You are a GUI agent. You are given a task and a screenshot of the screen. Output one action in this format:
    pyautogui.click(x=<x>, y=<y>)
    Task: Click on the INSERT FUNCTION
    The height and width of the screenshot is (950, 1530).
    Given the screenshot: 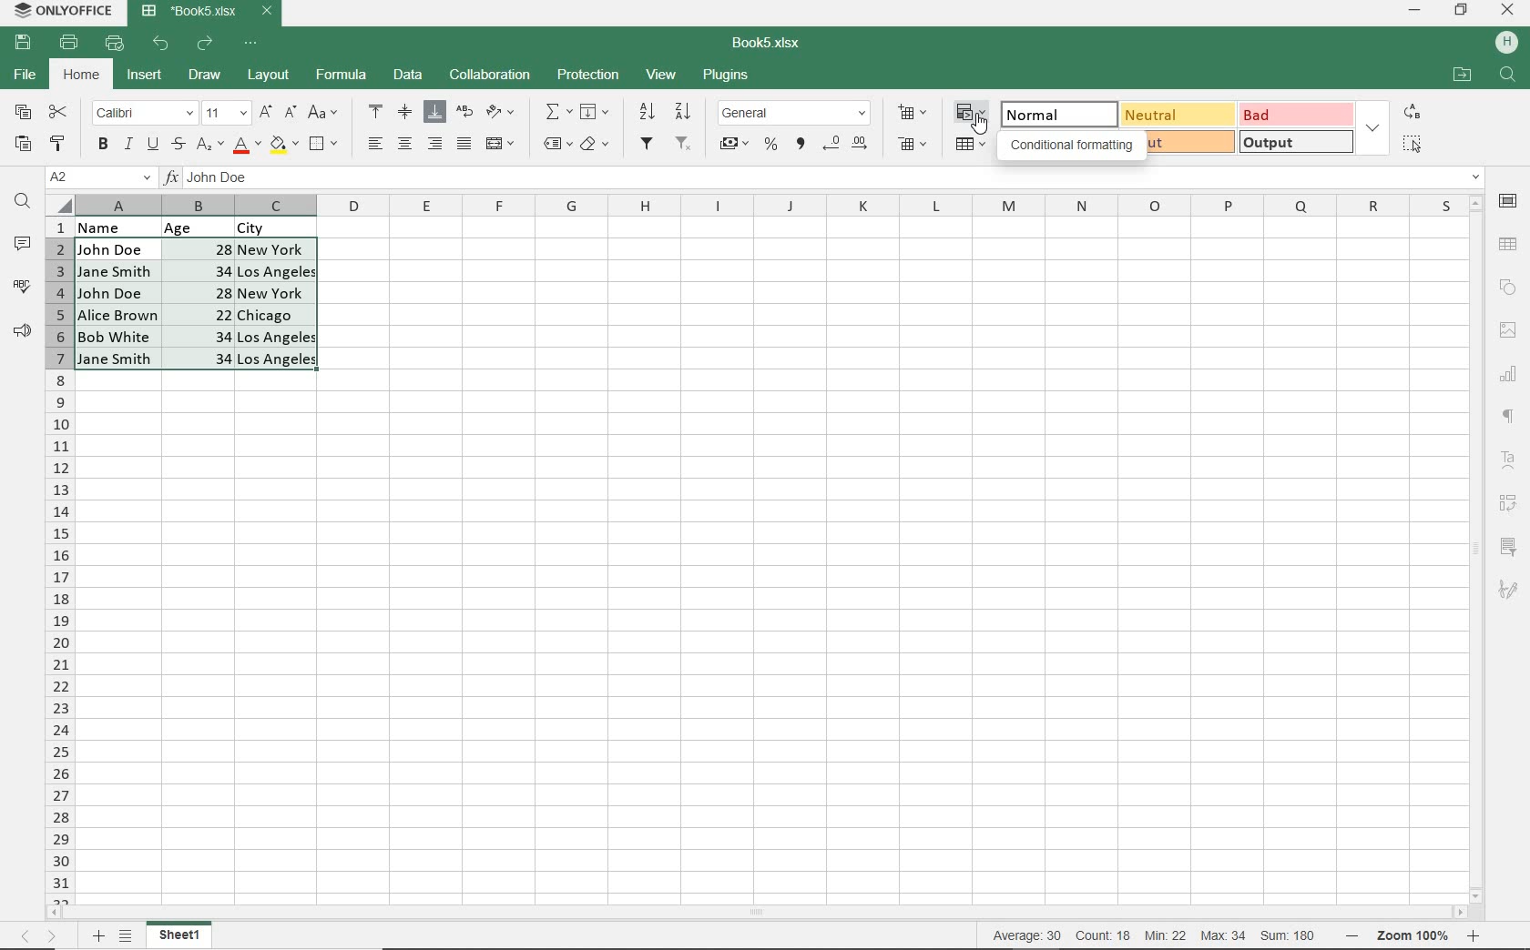 What is the action you would take?
    pyautogui.click(x=558, y=111)
    